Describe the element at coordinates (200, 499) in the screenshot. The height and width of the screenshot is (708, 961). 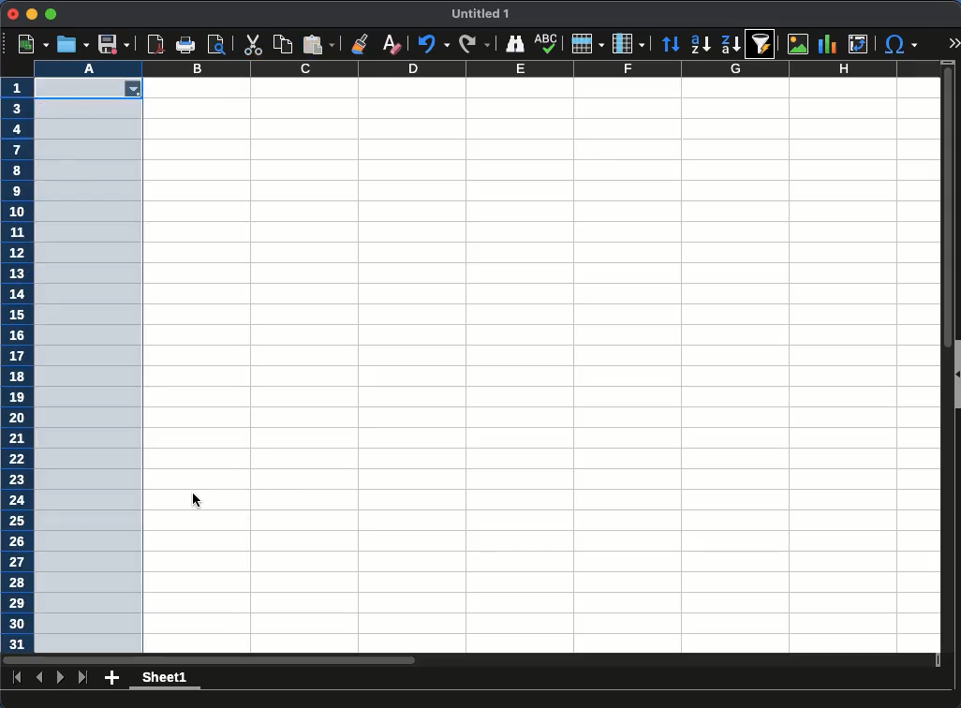
I see `cursor` at that location.